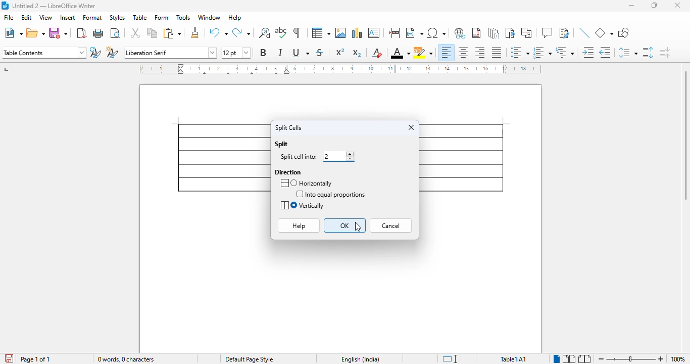 Image resolution: width=690 pixels, height=364 pixels. I want to click on insert cross-reference, so click(526, 32).